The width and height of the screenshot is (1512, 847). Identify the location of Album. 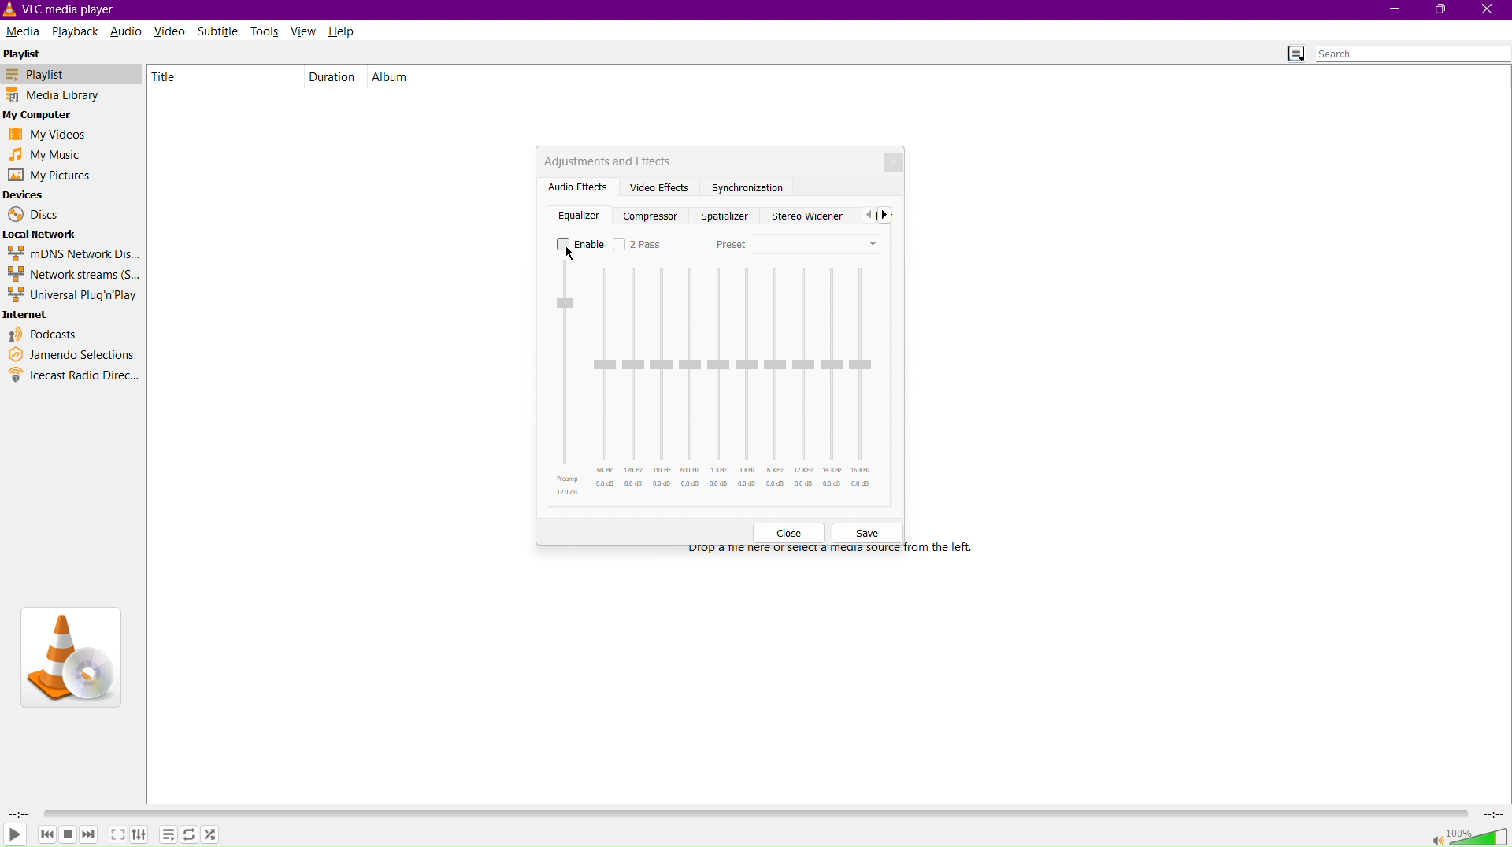
(395, 77).